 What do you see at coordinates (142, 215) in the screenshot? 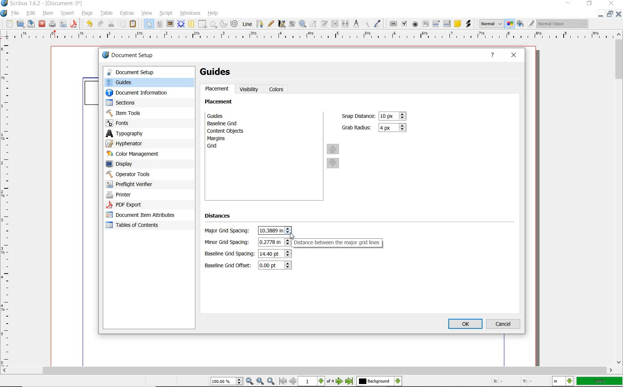
I see `document item attributes` at bounding box center [142, 215].